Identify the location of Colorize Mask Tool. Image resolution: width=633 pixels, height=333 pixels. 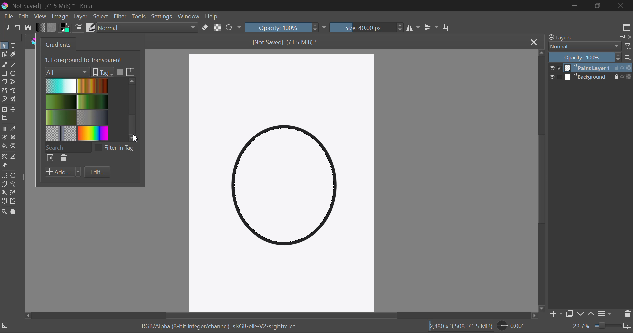
(4, 138).